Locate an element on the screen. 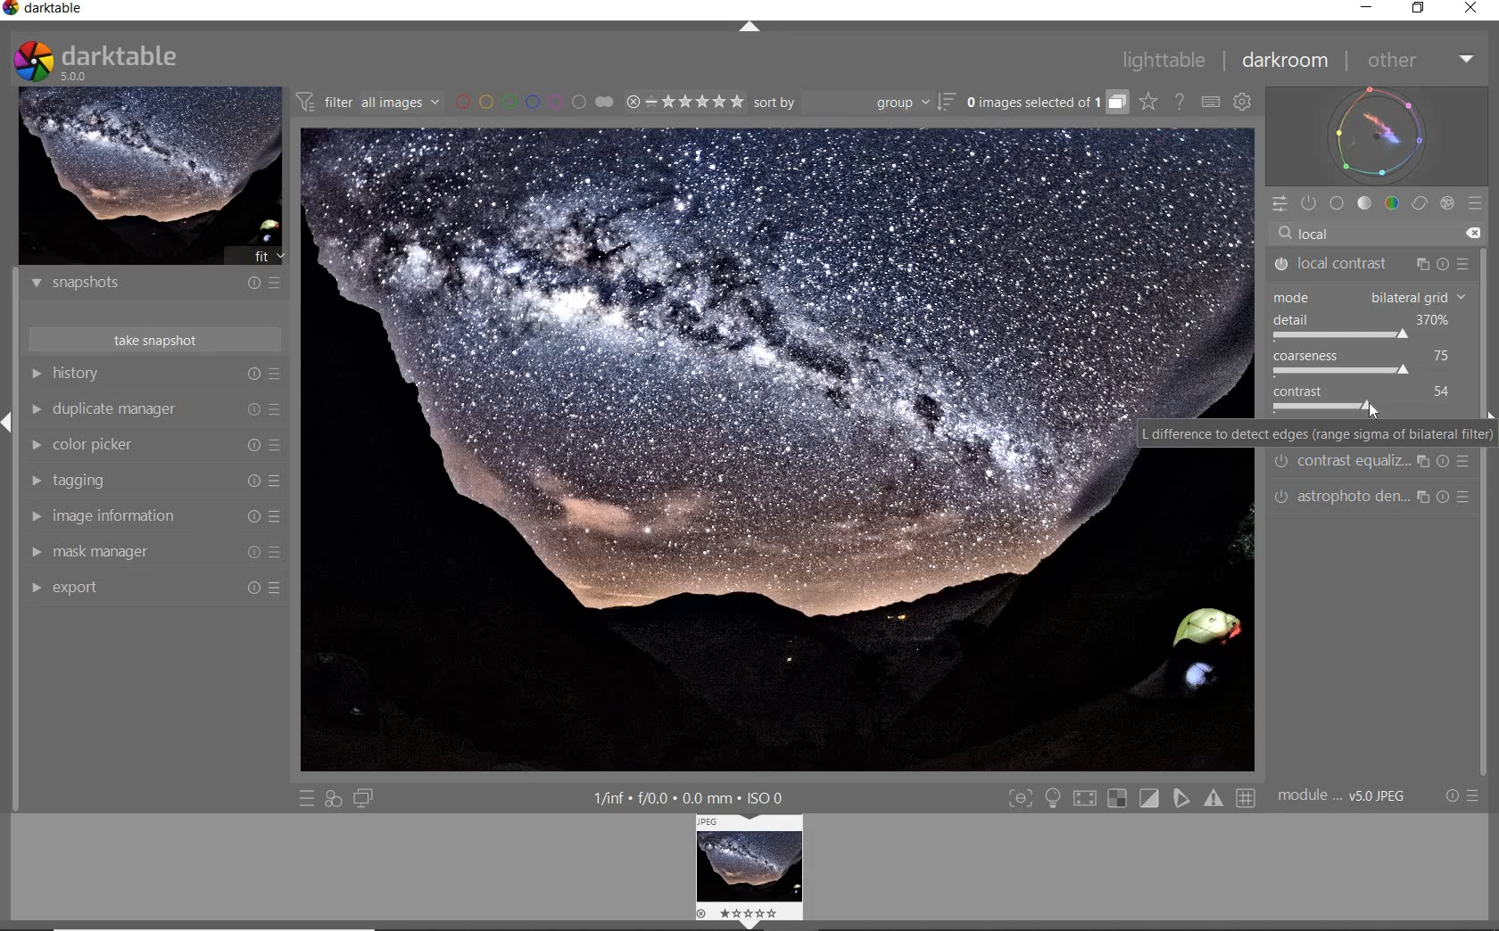  SET KEYBOARD SHORTCUTS is located at coordinates (1210, 103).